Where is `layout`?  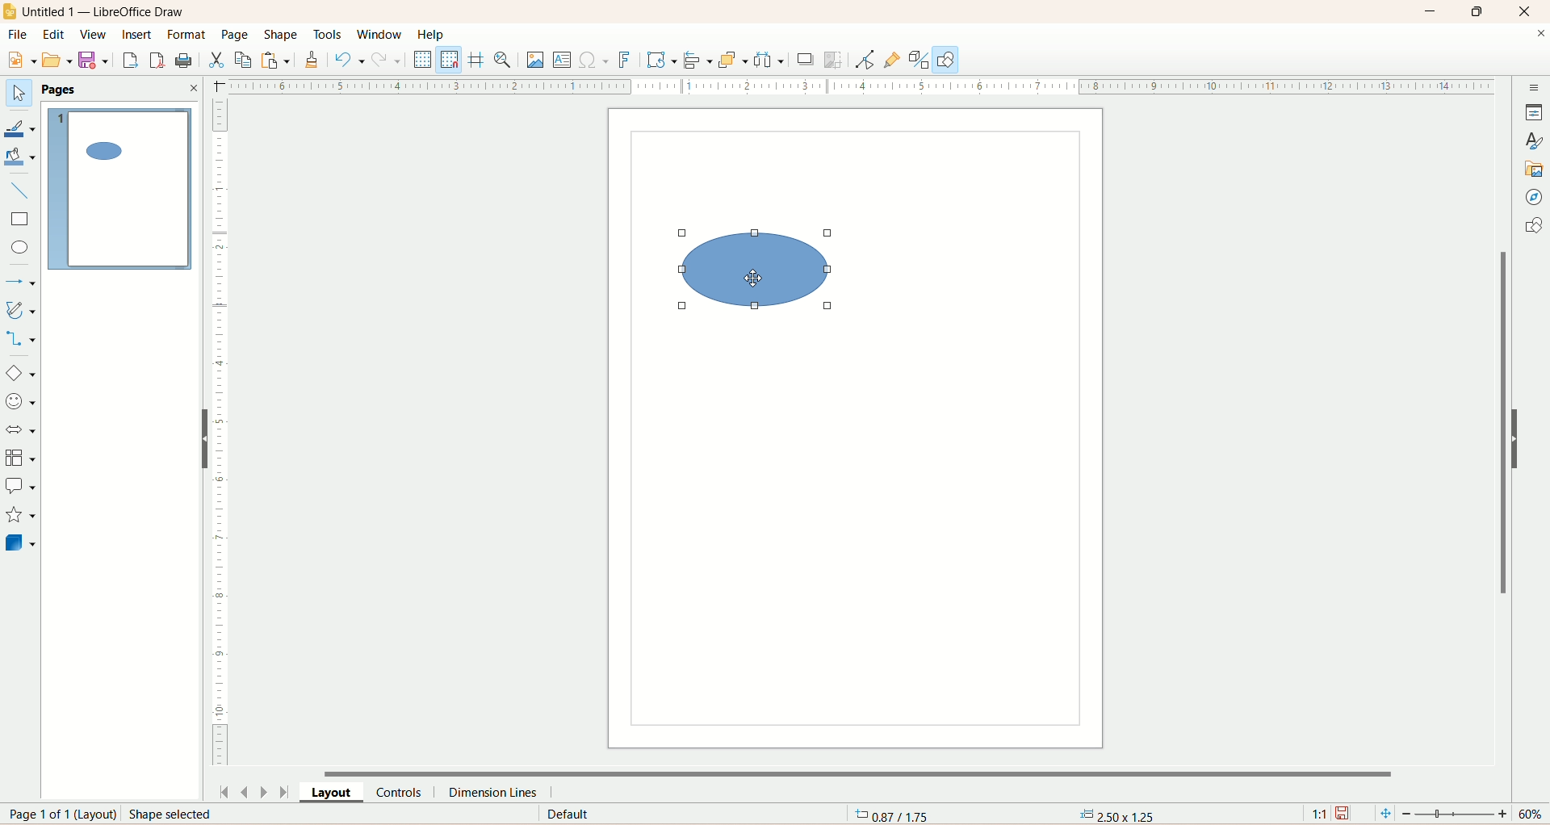 layout is located at coordinates (335, 791).